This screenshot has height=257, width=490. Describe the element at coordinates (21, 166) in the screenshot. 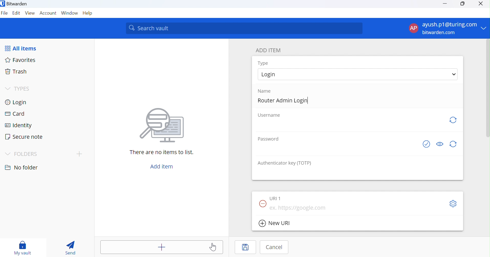

I see `No folder` at that location.